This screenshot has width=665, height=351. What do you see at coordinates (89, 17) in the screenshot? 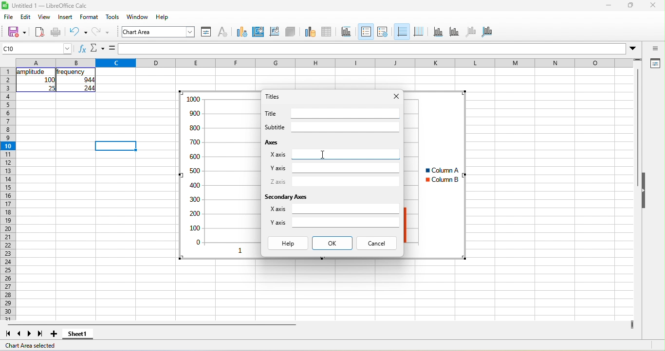
I see `format` at bounding box center [89, 17].